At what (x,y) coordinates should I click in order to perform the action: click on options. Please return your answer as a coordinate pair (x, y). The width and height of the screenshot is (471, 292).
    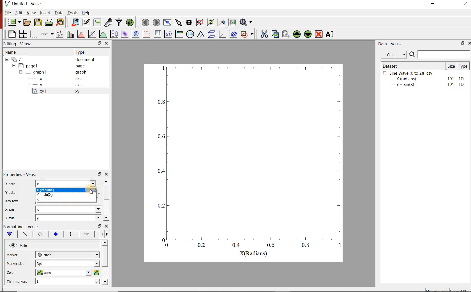
    Looking at the image, I should click on (24, 234).